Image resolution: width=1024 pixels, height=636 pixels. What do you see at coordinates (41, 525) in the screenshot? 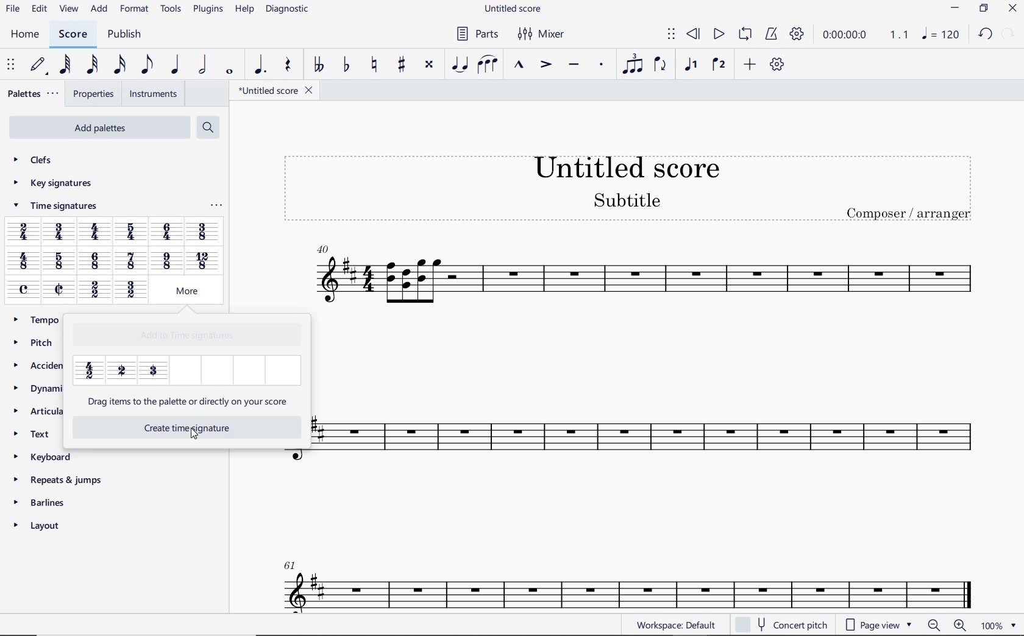
I see `LAYOUT` at bounding box center [41, 525].